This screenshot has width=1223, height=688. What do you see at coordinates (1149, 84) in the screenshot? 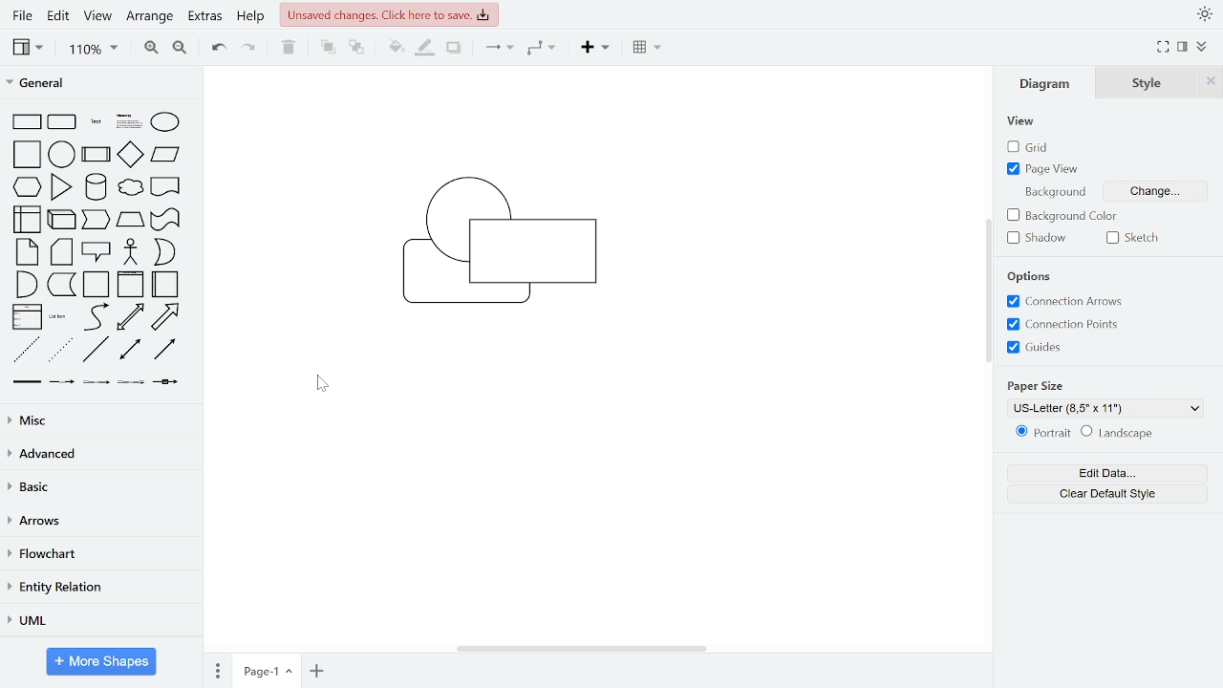
I see `style` at bounding box center [1149, 84].